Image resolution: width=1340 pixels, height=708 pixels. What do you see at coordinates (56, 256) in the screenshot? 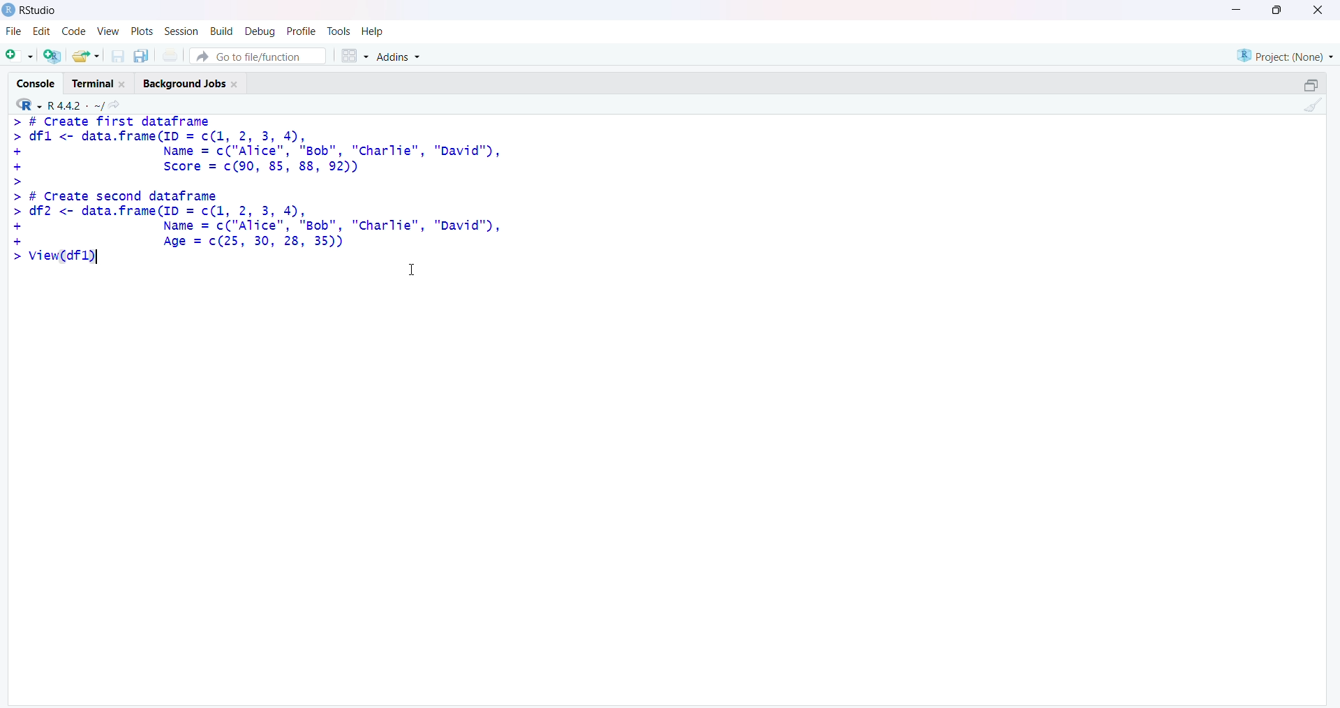
I see `> View(df1)` at bounding box center [56, 256].